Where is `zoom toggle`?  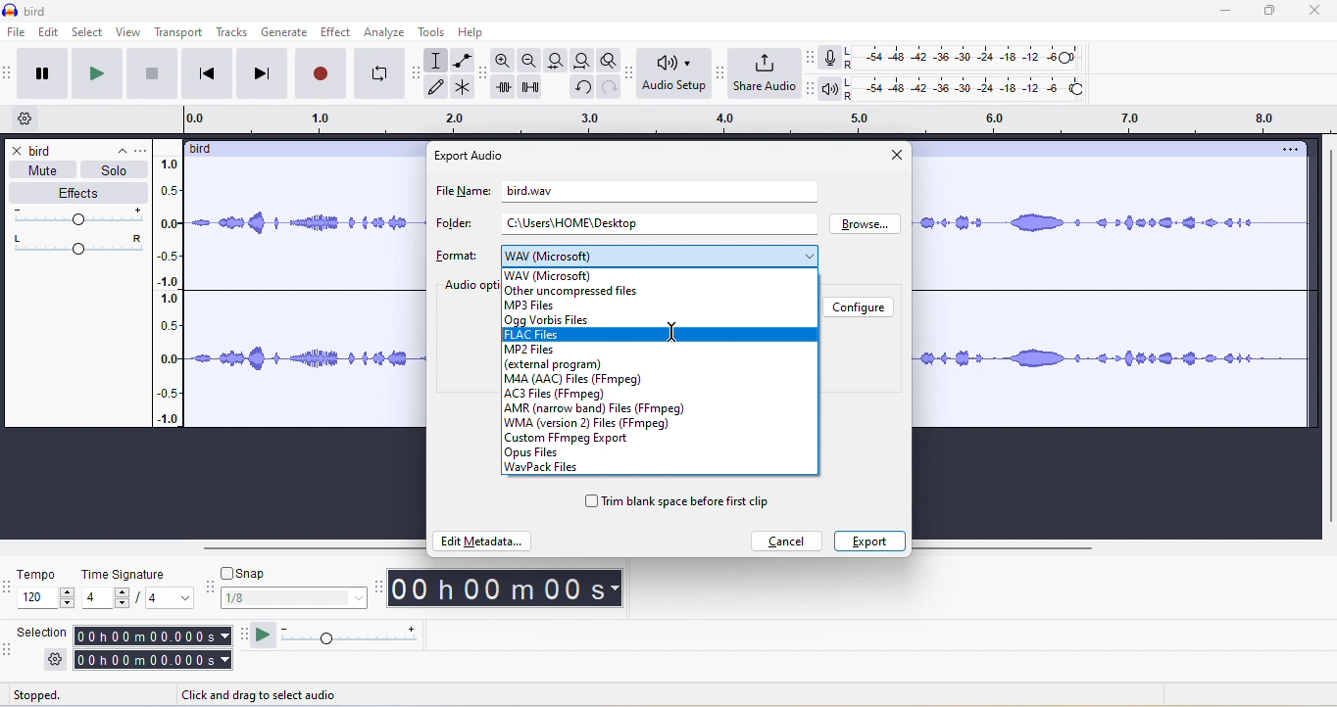 zoom toggle is located at coordinates (603, 63).